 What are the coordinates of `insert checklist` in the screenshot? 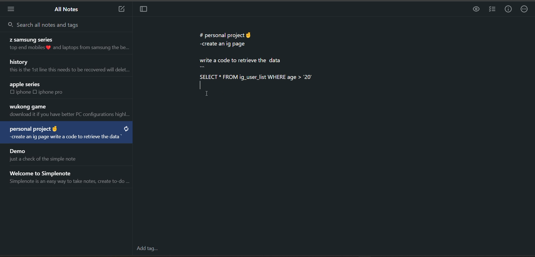 It's located at (492, 9).